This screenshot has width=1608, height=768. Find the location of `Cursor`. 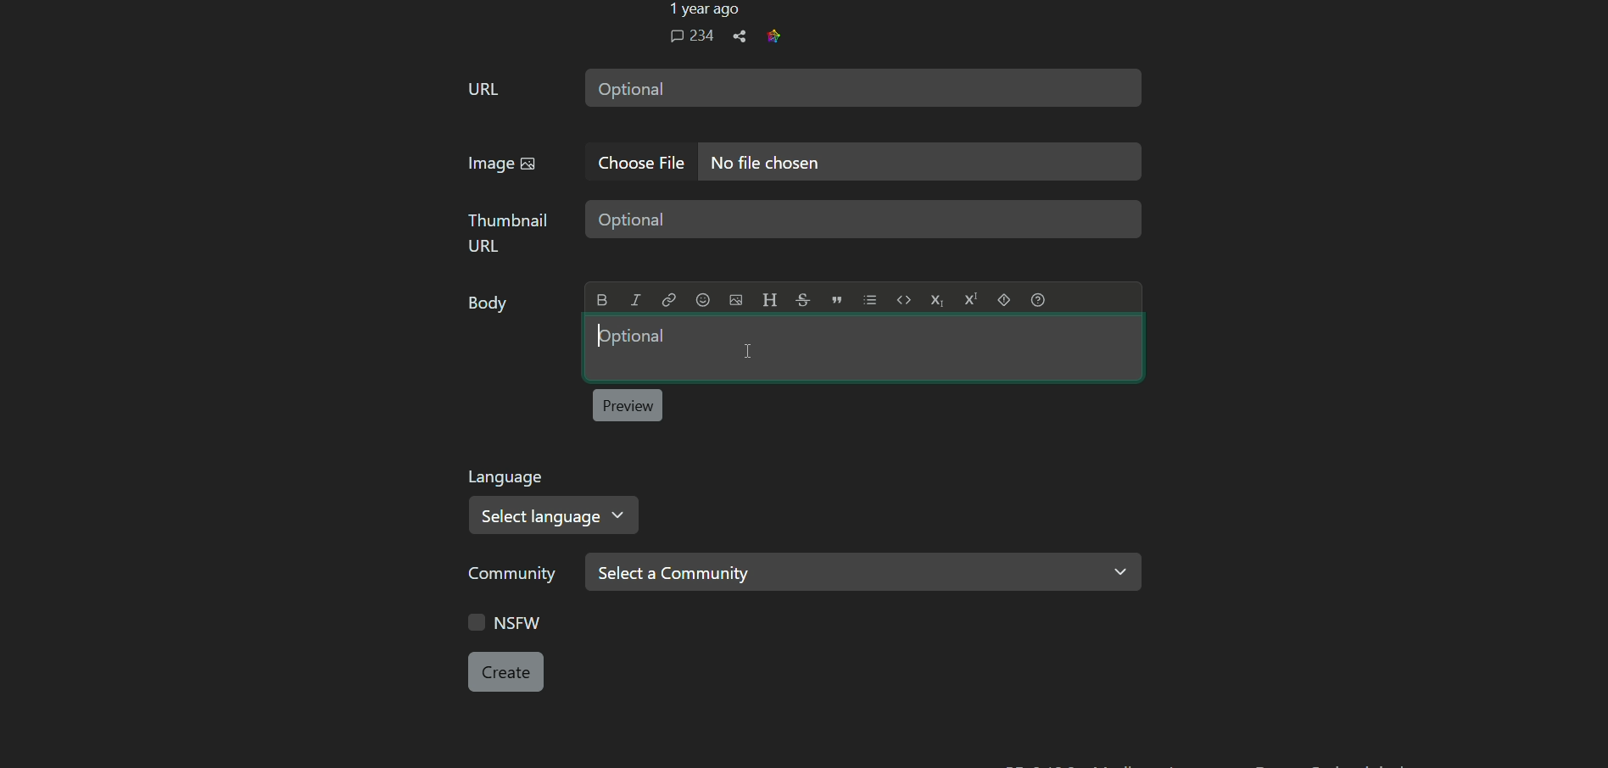

Cursor is located at coordinates (748, 351).